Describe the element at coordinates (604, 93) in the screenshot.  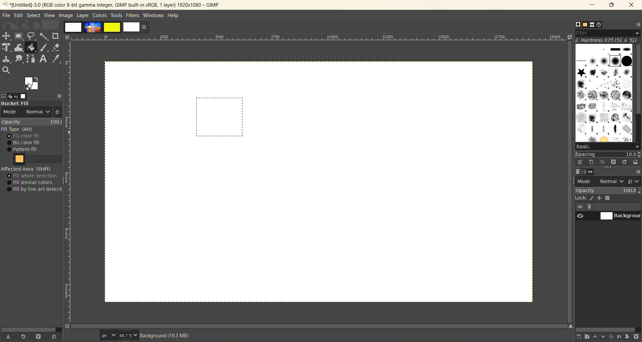
I see `brushes` at that location.